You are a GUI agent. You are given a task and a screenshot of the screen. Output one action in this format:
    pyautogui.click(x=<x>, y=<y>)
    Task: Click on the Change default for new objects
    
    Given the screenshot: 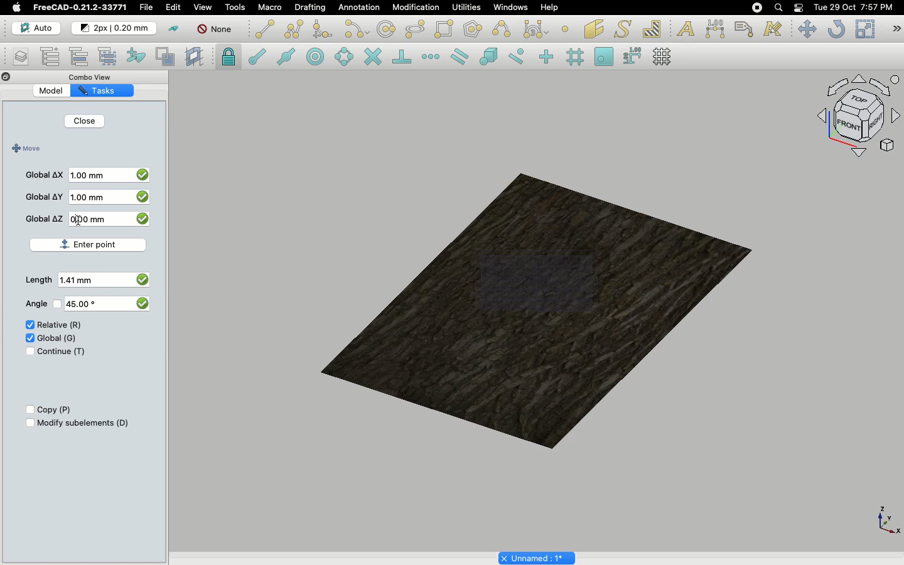 What is the action you would take?
    pyautogui.click(x=115, y=29)
    